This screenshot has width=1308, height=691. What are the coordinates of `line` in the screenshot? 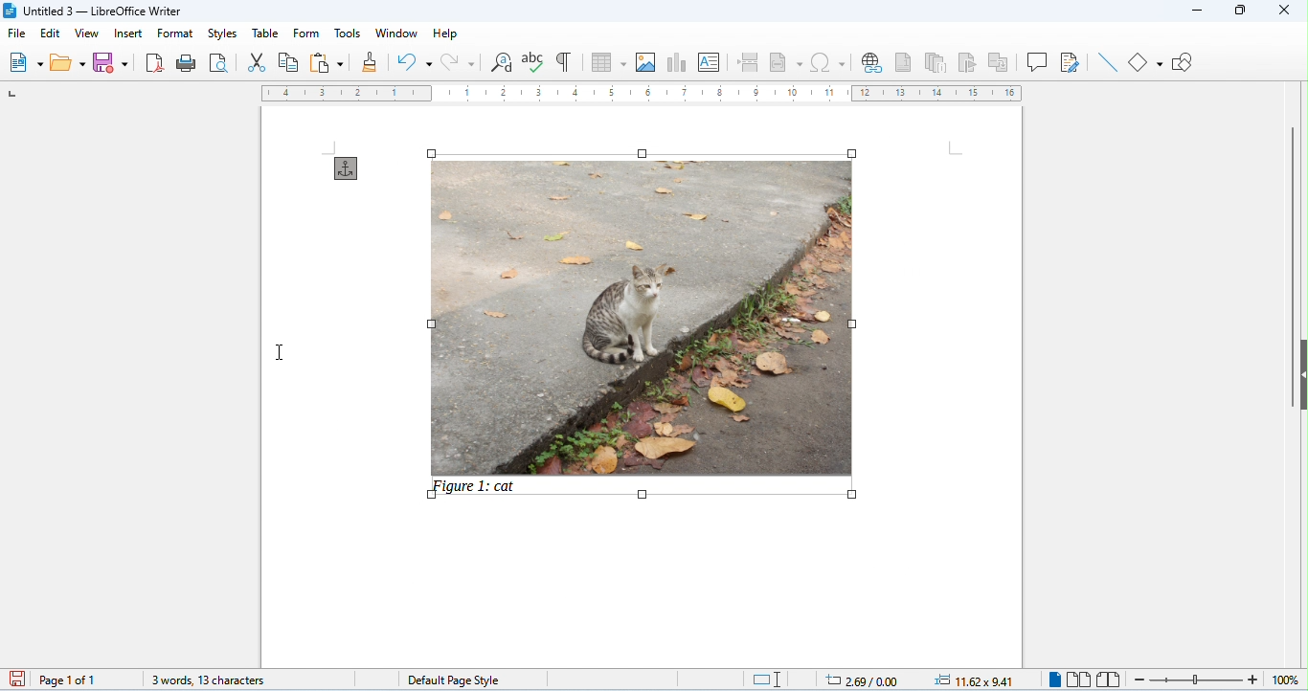 It's located at (1106, 62).